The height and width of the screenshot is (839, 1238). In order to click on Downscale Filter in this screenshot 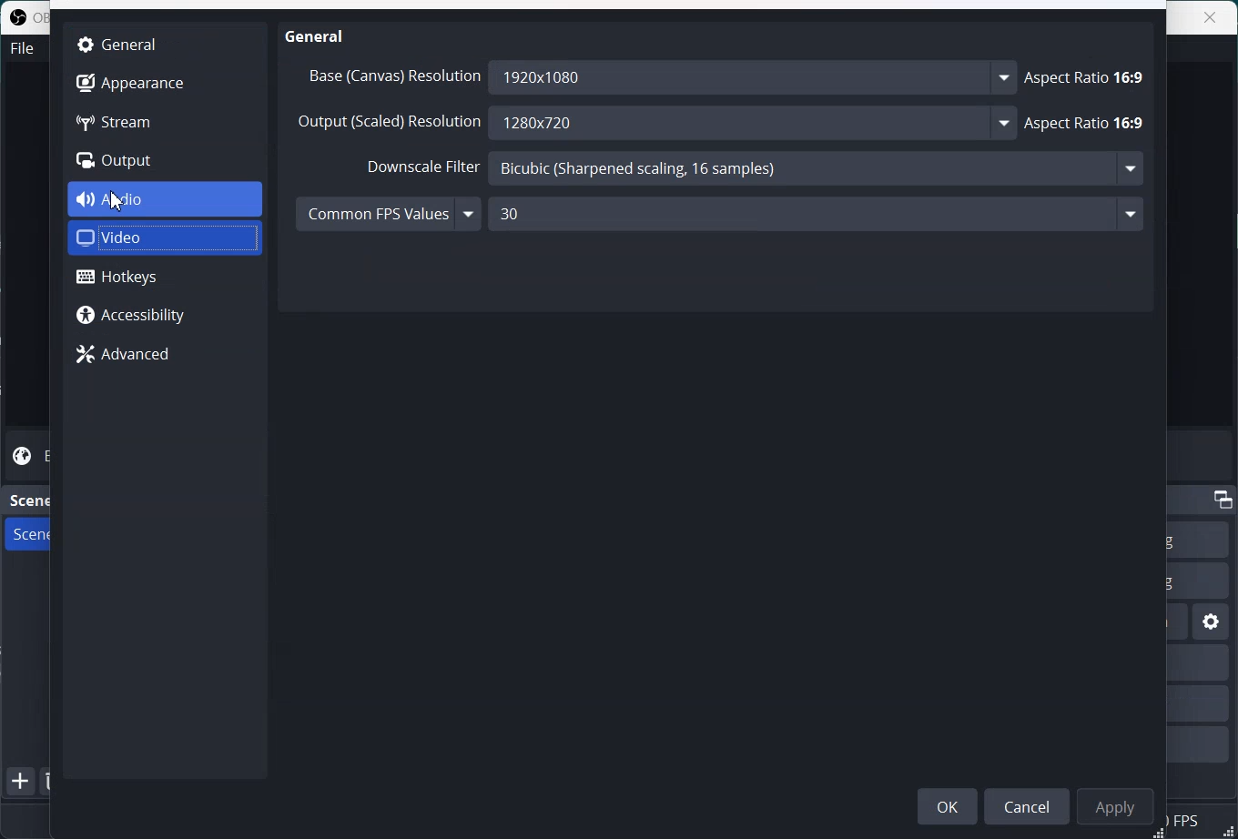, I will do `click(424, 167)`.